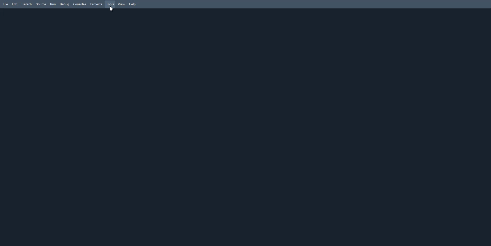 The height and width of the screenshot is (246, 491). Describe the element at coordinates (122, 4) in the screenshot. I see `View` at that location.